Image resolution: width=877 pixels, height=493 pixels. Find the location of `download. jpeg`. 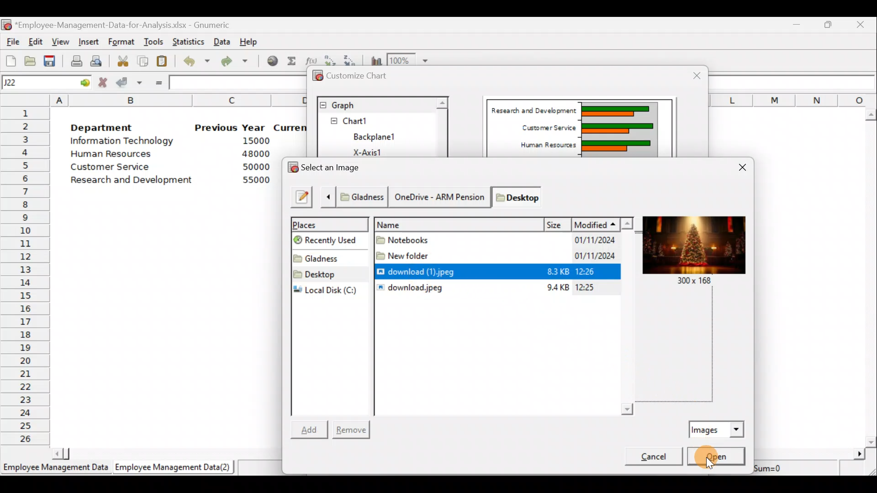

download. jpeg is located at coordinates (411, 288).